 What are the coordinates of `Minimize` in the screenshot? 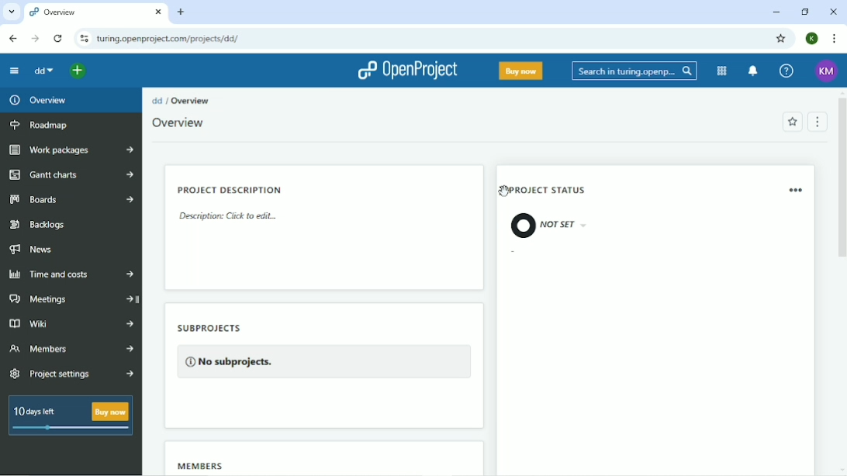 It's located at (777, 12).